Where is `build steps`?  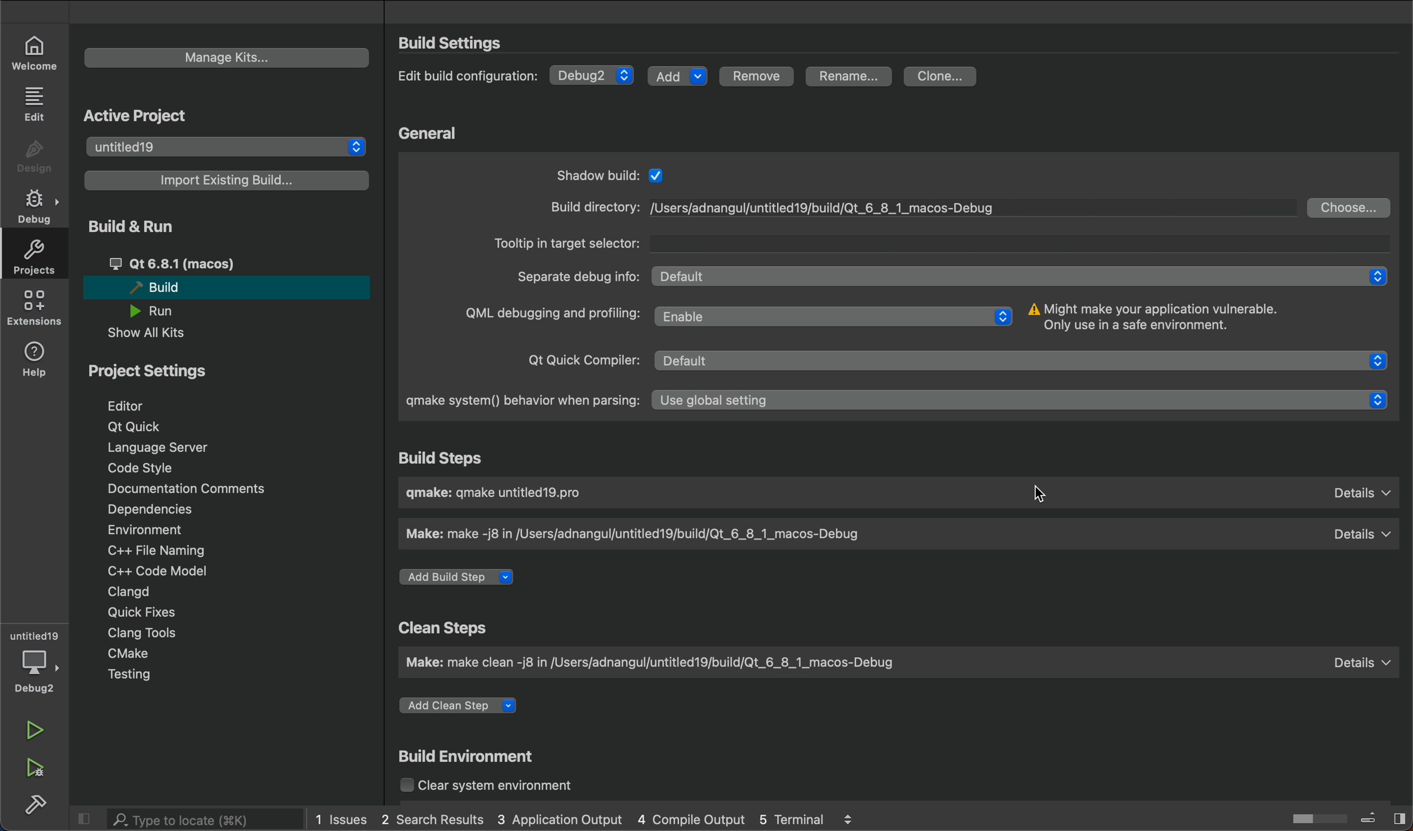 build steps is located at coordinates (448, 459).